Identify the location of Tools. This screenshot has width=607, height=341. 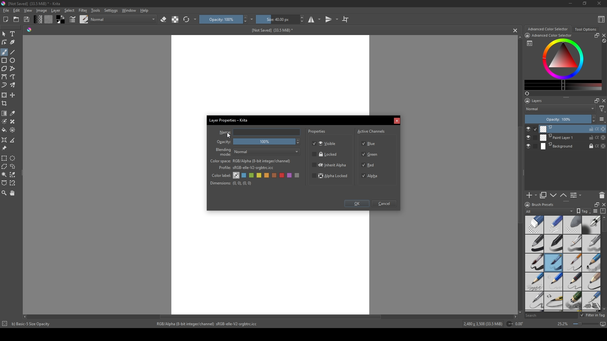
(95, 10).